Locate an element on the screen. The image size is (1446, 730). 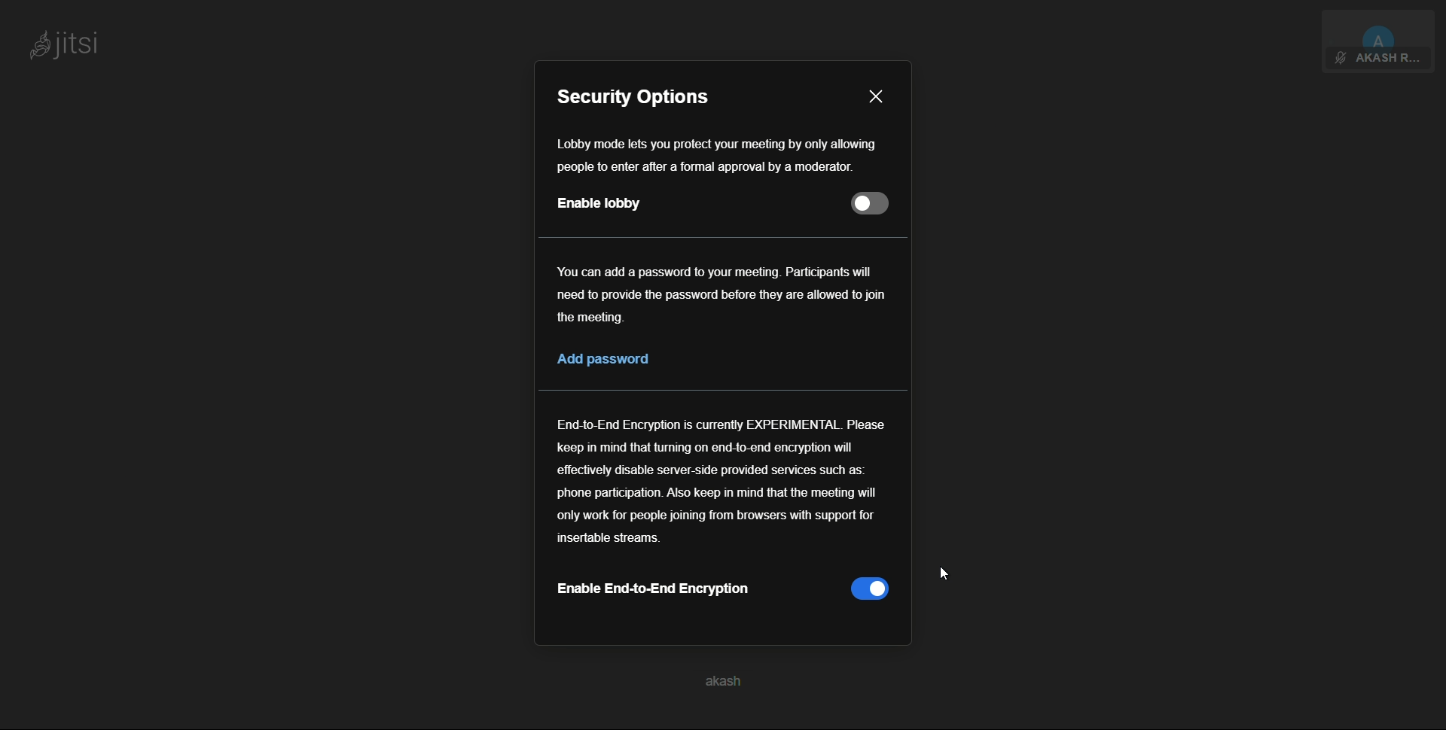
‘You can add a password fo your meeting. Participants will
need to provide the password before they are allowed to join
the meeting. is located at coordinates (718, 297).